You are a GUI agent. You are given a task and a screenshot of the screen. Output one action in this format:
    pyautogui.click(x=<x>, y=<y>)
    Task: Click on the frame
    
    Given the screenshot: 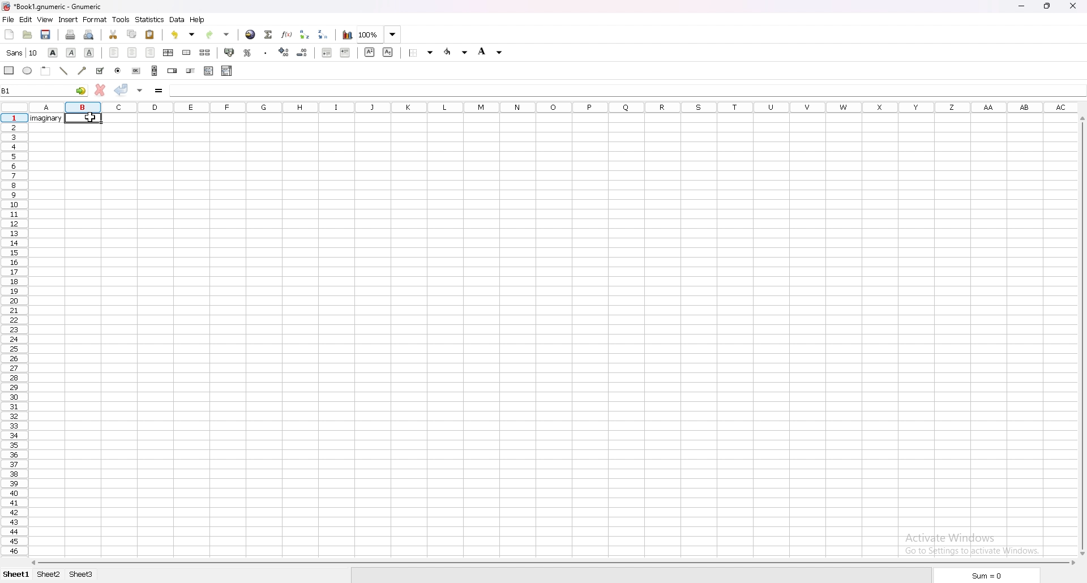 What is the action you would take?
    pyautogui.click(x=45, y=70)
    